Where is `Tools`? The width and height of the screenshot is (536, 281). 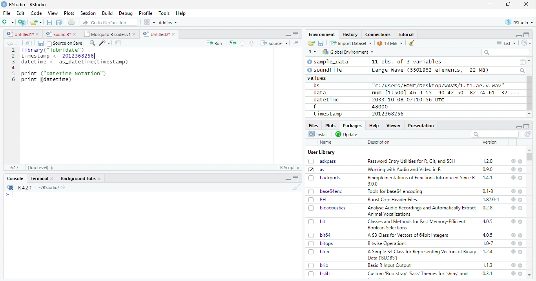
Tools is located at coordinates (164, 13).